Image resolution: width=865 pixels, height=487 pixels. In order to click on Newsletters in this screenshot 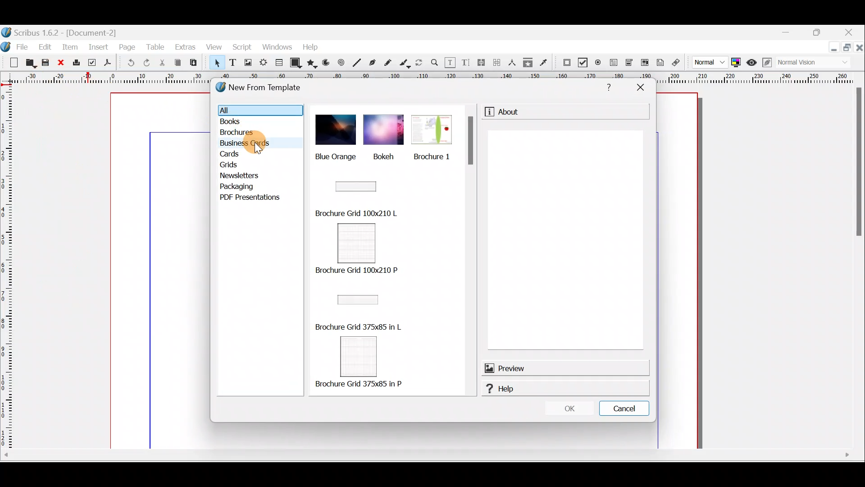, I will do `click(239, 175)`.